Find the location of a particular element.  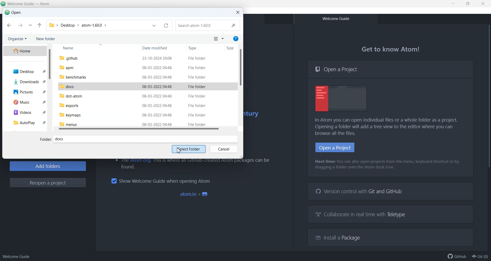

Vertical slide bar is located at coordinates (240, 70).